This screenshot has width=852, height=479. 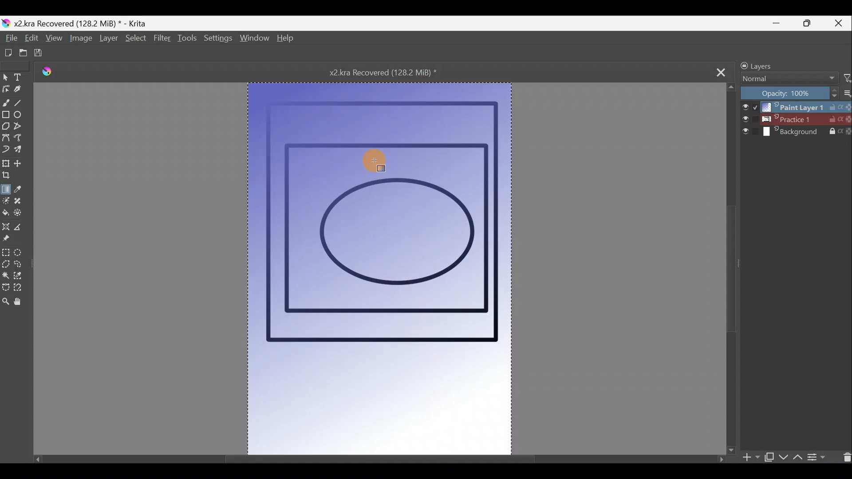 I want to click on Select shapes tool, so click(x=5, y=78).